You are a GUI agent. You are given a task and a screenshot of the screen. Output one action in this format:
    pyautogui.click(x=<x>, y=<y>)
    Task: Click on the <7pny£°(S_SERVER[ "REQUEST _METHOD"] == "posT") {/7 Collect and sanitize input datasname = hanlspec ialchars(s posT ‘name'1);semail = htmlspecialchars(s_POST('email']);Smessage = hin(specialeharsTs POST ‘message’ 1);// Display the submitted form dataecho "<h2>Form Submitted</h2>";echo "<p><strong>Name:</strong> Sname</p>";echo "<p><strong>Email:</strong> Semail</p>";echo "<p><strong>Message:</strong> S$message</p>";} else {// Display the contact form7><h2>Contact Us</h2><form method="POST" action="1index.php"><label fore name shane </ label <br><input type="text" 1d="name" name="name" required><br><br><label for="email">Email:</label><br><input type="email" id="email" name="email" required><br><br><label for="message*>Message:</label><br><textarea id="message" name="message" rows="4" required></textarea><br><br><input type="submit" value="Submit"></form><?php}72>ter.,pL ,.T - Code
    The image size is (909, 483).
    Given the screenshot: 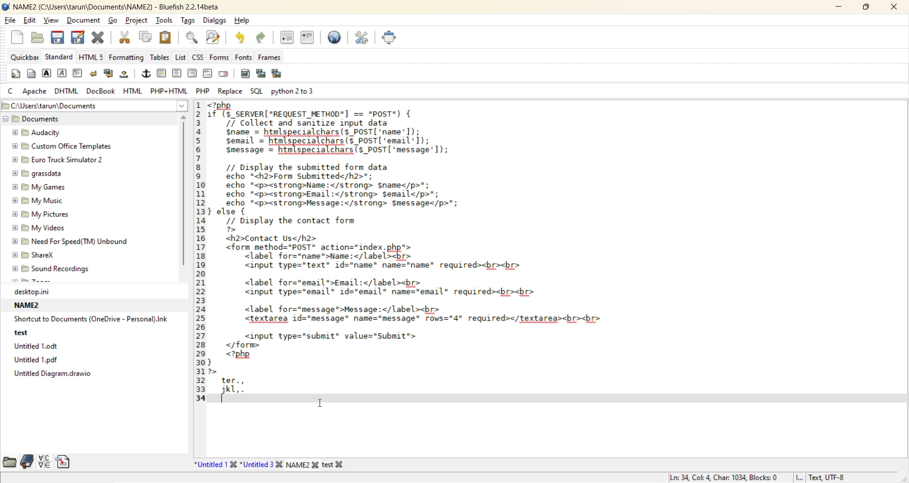 What is the action you would take?
    pyautogui.click(x=418, y=253)
    